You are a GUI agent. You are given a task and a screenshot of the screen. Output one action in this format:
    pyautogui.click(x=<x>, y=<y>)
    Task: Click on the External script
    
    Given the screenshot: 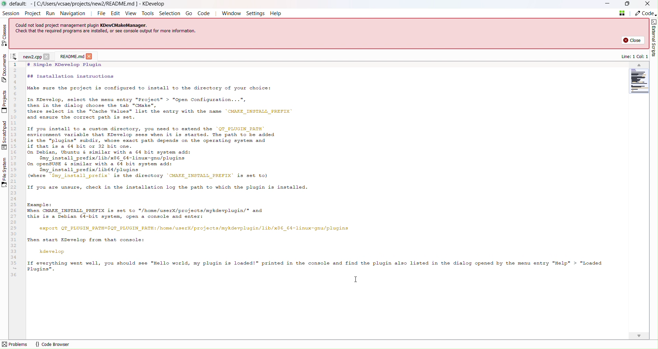 What is the action you would take?
    pyautogui.click(x=654, y=40)
    